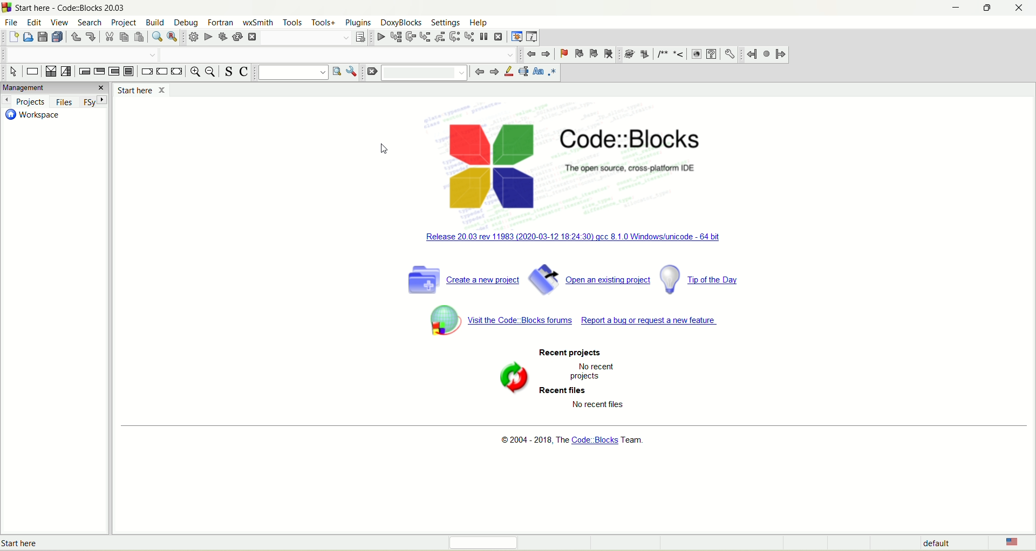  What do you see at coordinates (139, 37) in the screenshot?
I see `paste` at bounding box center [139, 37].